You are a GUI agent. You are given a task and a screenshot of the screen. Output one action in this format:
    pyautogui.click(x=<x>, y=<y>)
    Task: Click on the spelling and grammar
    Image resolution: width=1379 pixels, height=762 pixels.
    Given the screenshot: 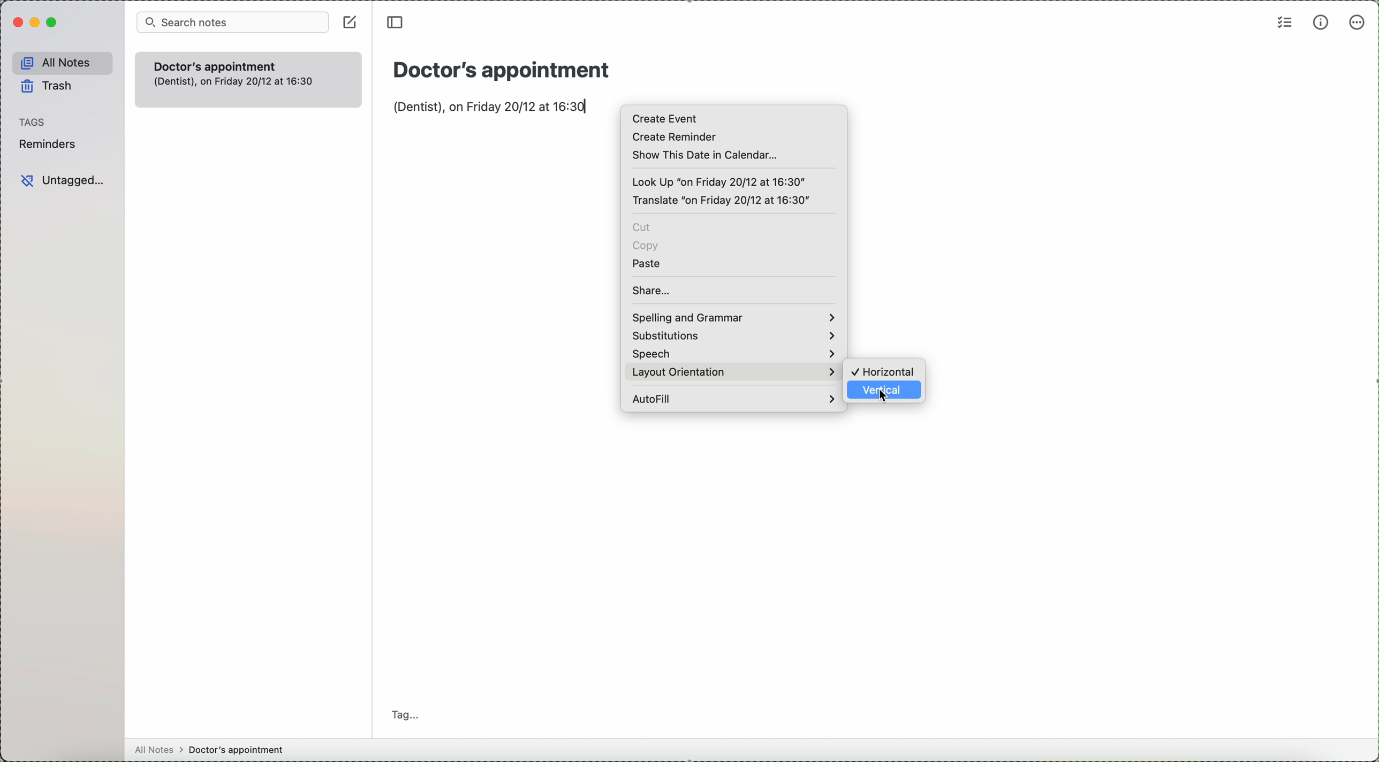 What is the action you would take?
    pyautogui.click(x=732, y=318)
    